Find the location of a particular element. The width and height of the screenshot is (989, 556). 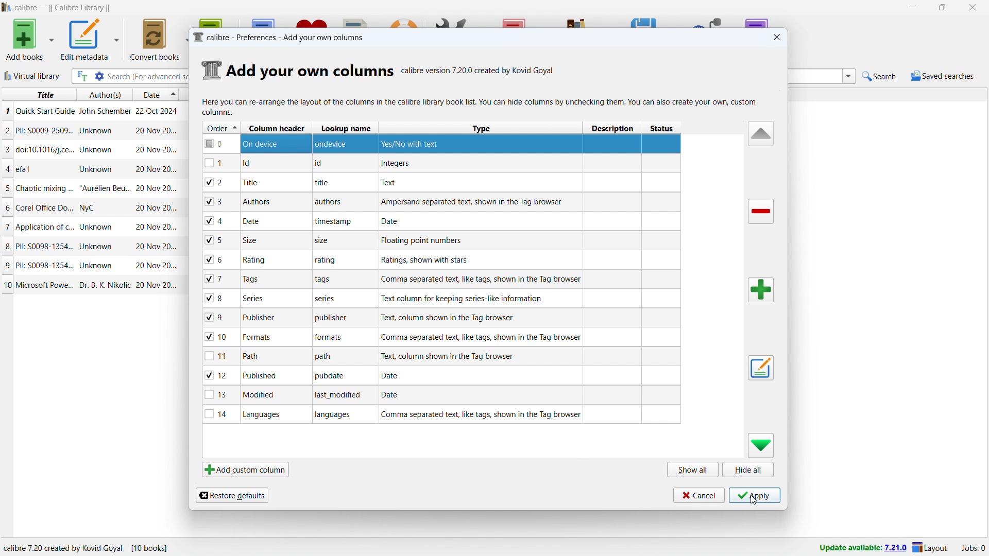

add column is located at coordinates (761, 290).